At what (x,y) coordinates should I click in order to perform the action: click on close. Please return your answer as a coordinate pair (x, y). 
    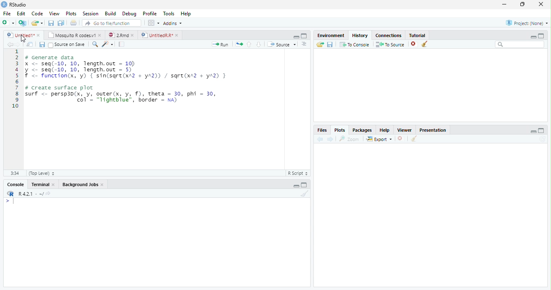
    Looking at the image, I should click on (133, 35).